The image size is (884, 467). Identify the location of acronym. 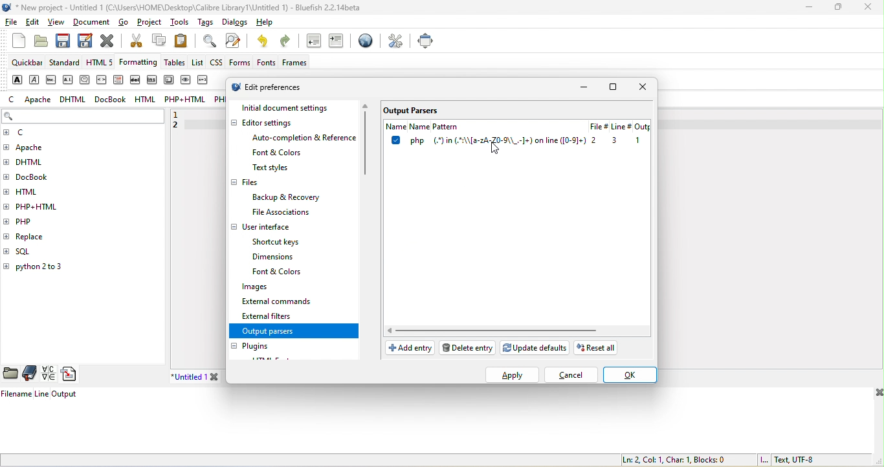
(69, 80).